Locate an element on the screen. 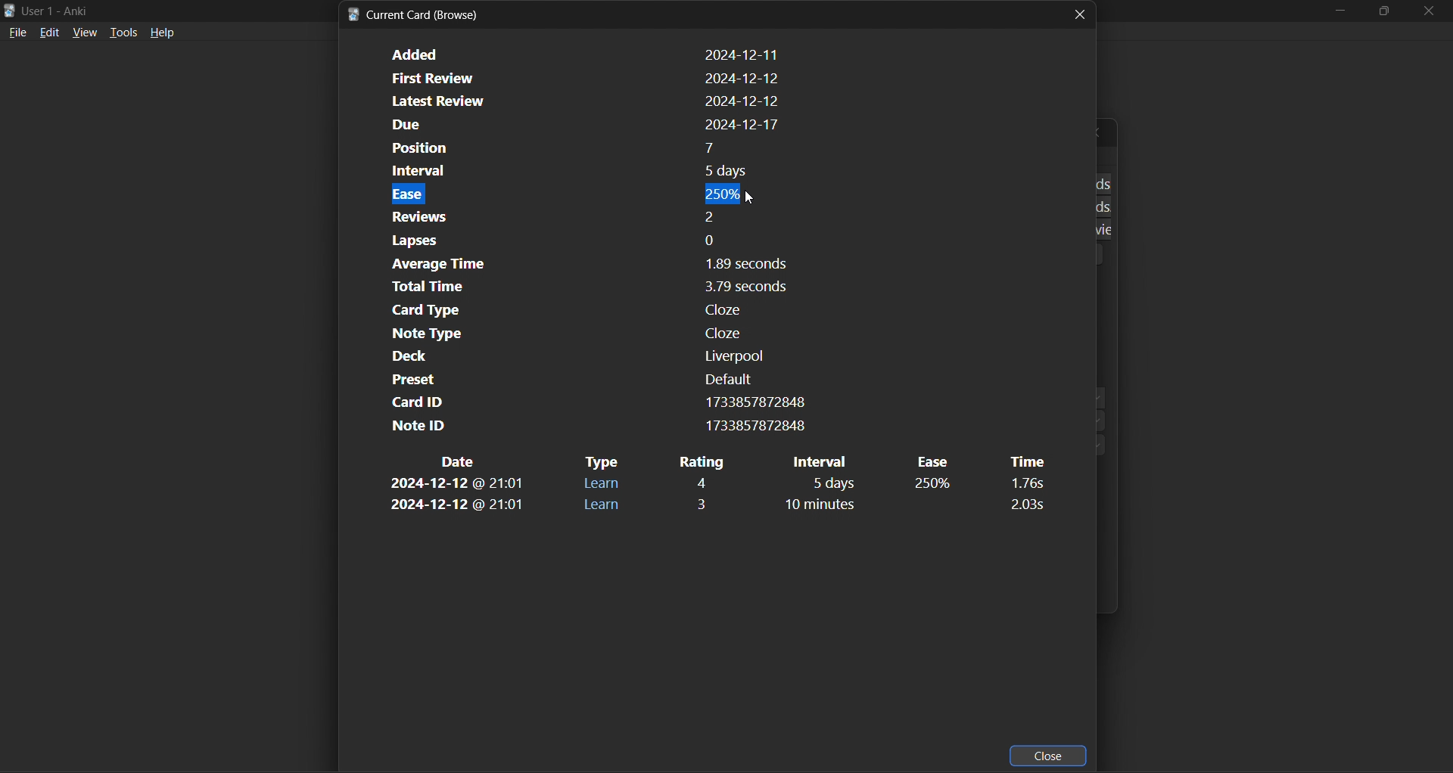 The height and width of the screenshot is (773, 1453). type is located at coordinates (601, 484).